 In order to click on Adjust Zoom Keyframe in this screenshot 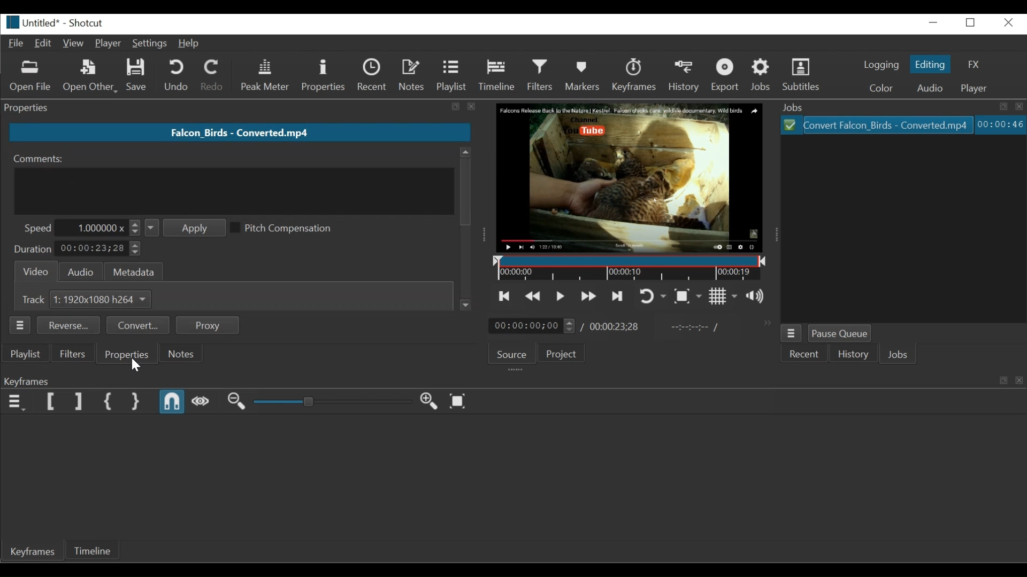, I will do `click(332, 401)`.